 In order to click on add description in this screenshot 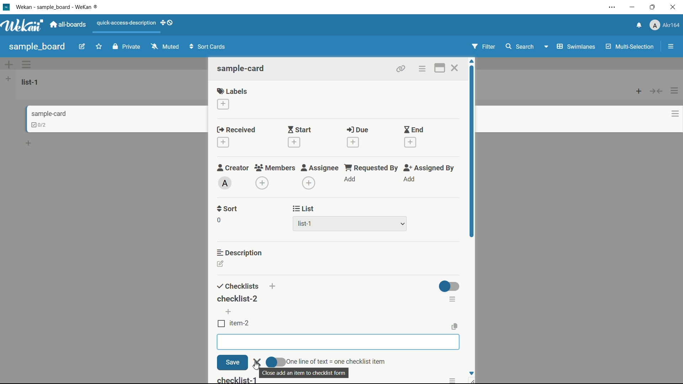, I will do `click(221, 265)`.